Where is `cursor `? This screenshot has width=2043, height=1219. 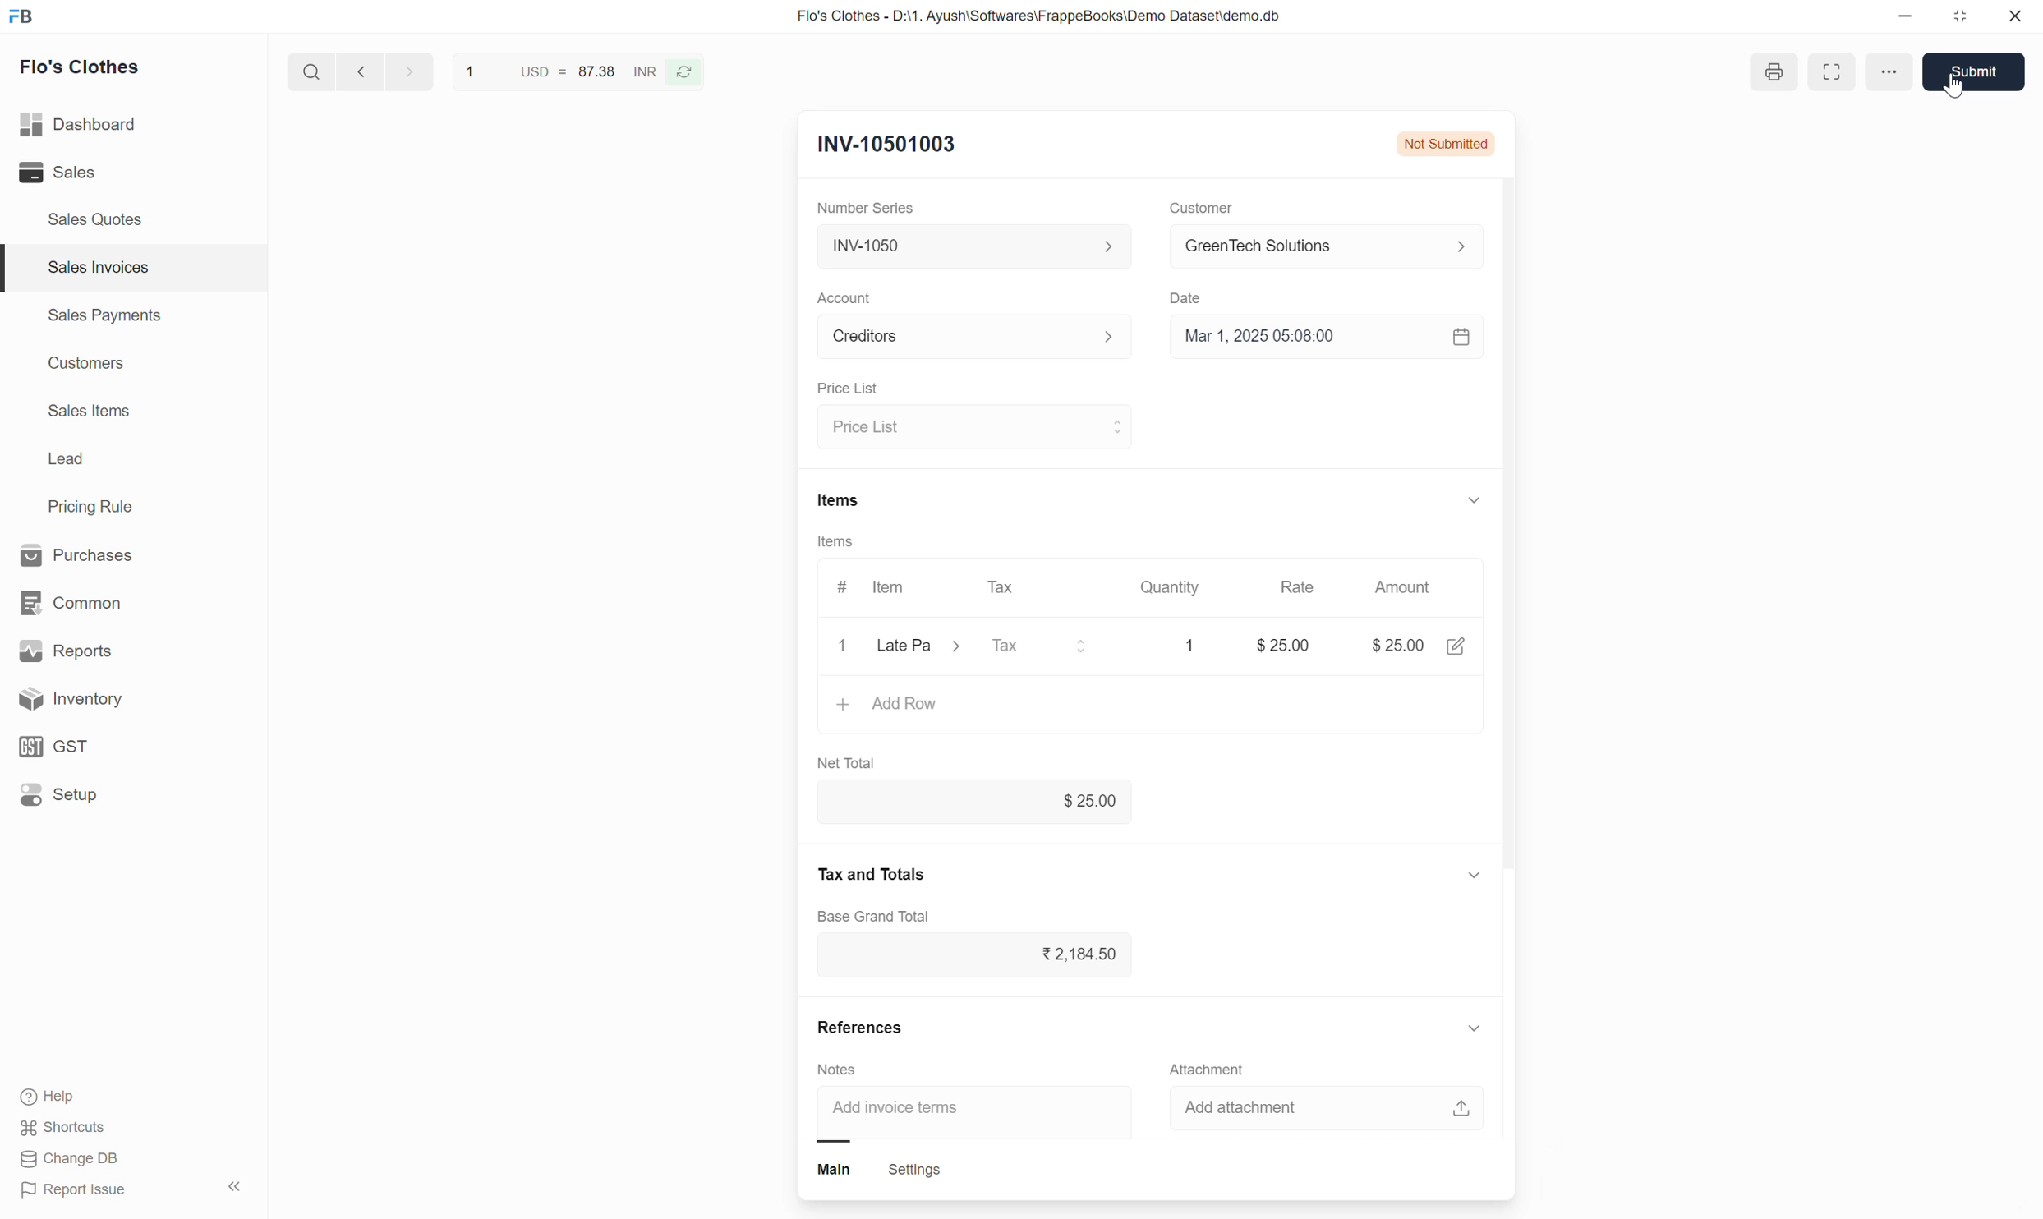 cursor  is located at coordinates (1953, 91).